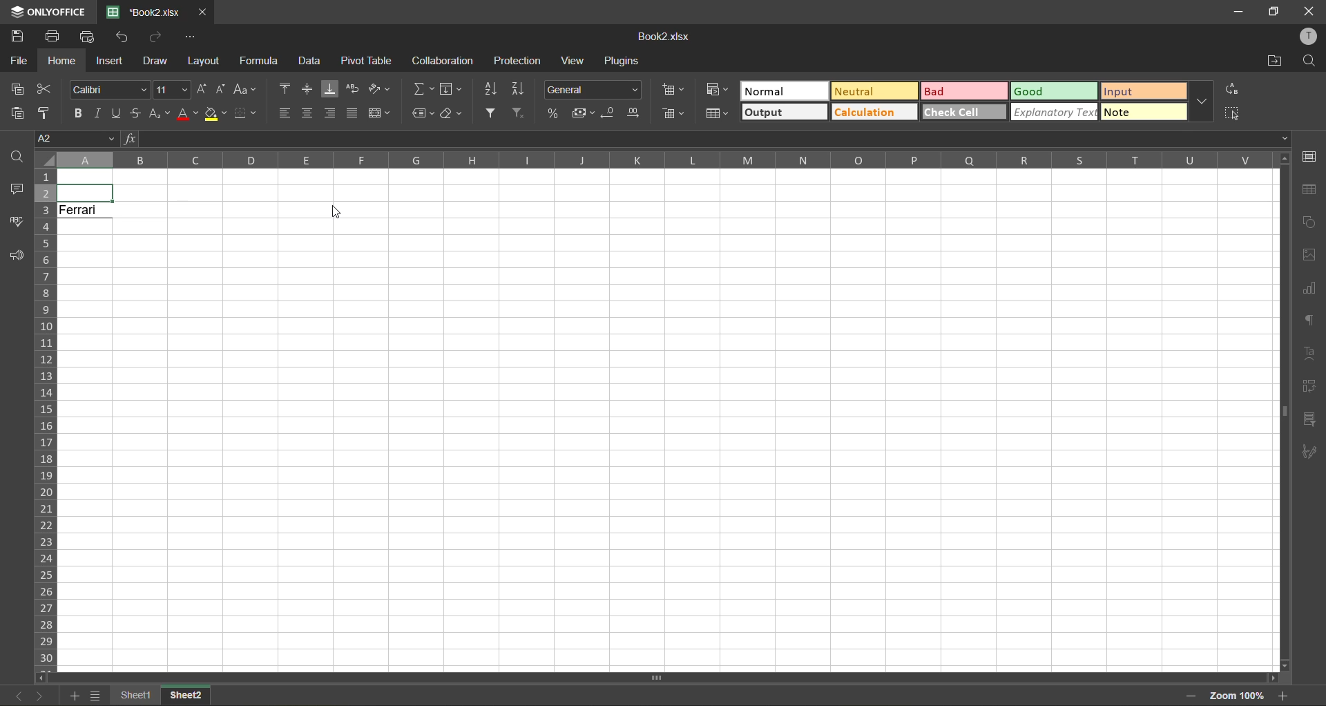 Image resolution: width=1326 pixels, height=706 pixels. What do you see at coordinates (99, 113) in the screenshot?
I see `italic` at bounding box center [99, 113].